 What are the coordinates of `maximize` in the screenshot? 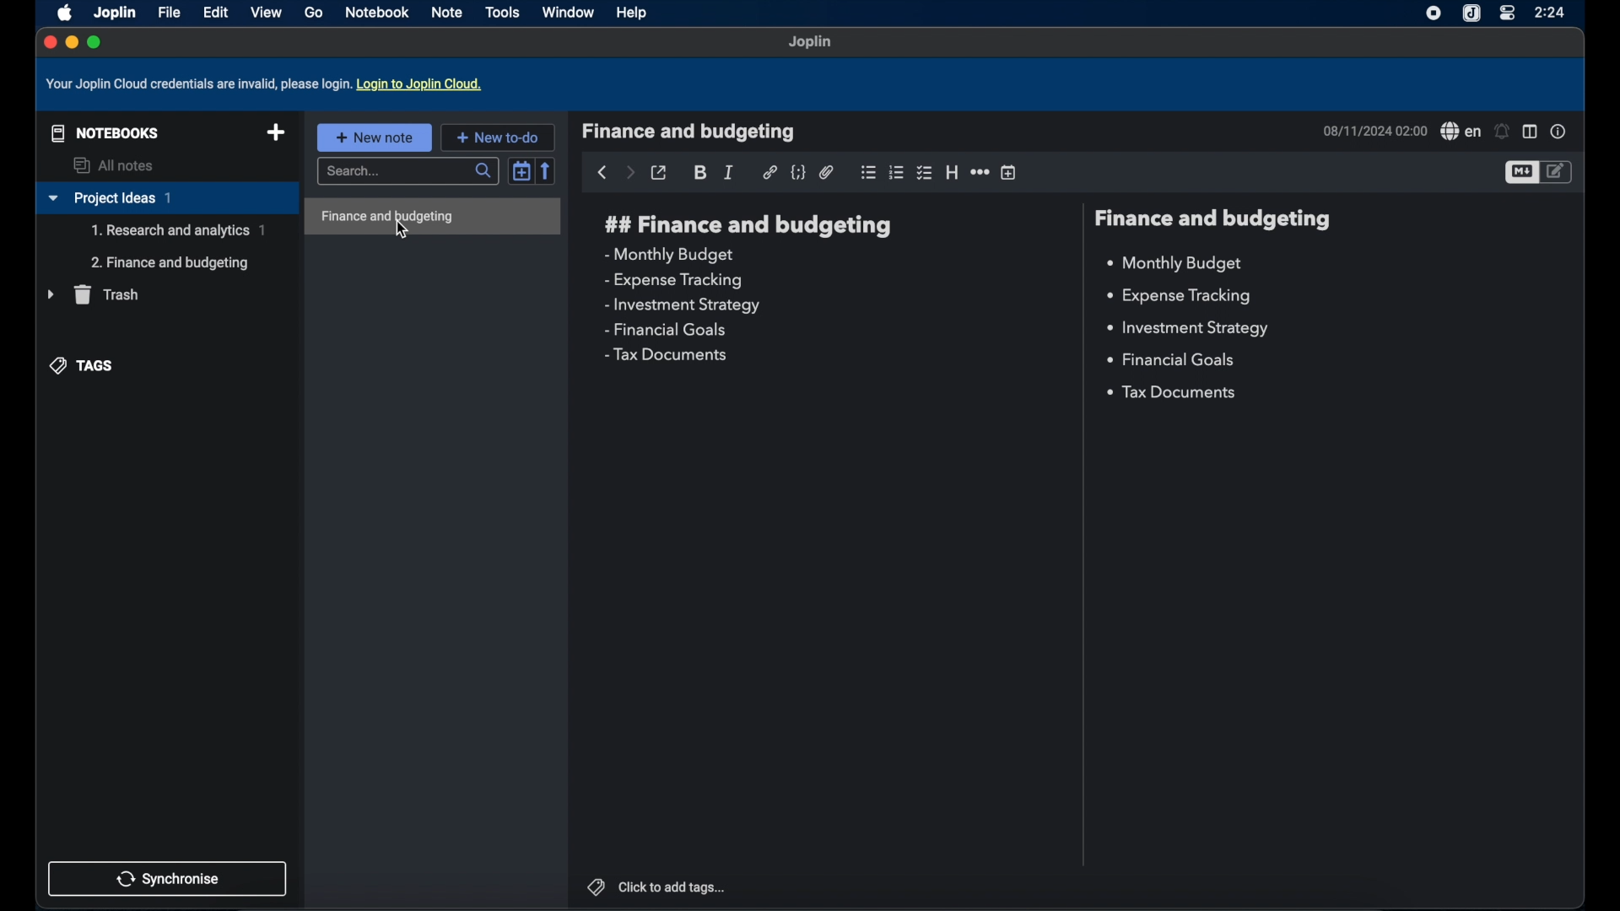 It's located at (95, 42).